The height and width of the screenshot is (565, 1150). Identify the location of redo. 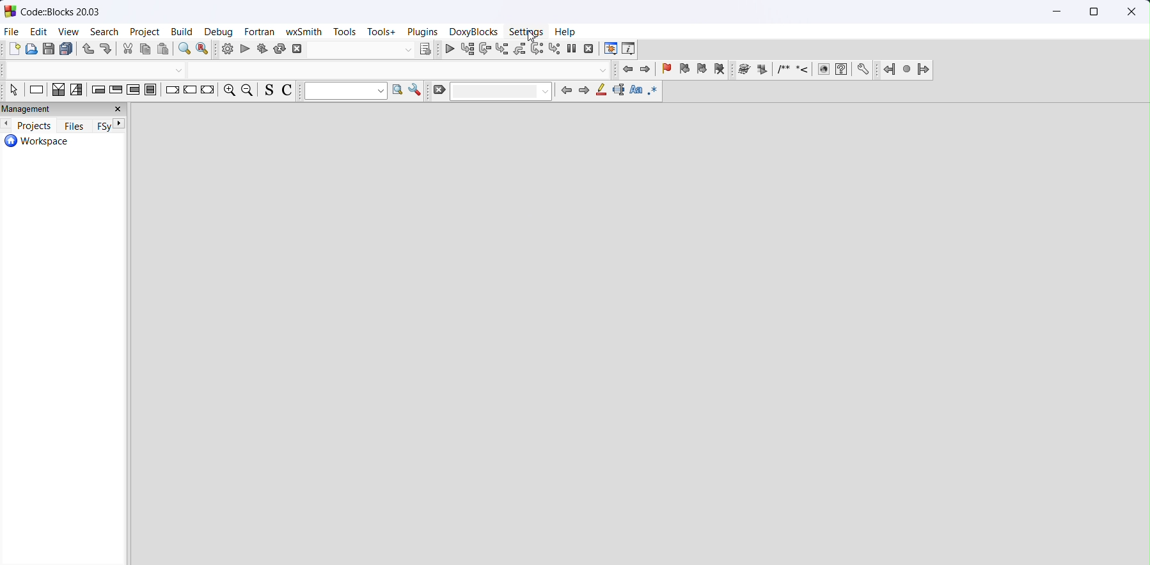
(106, 50).